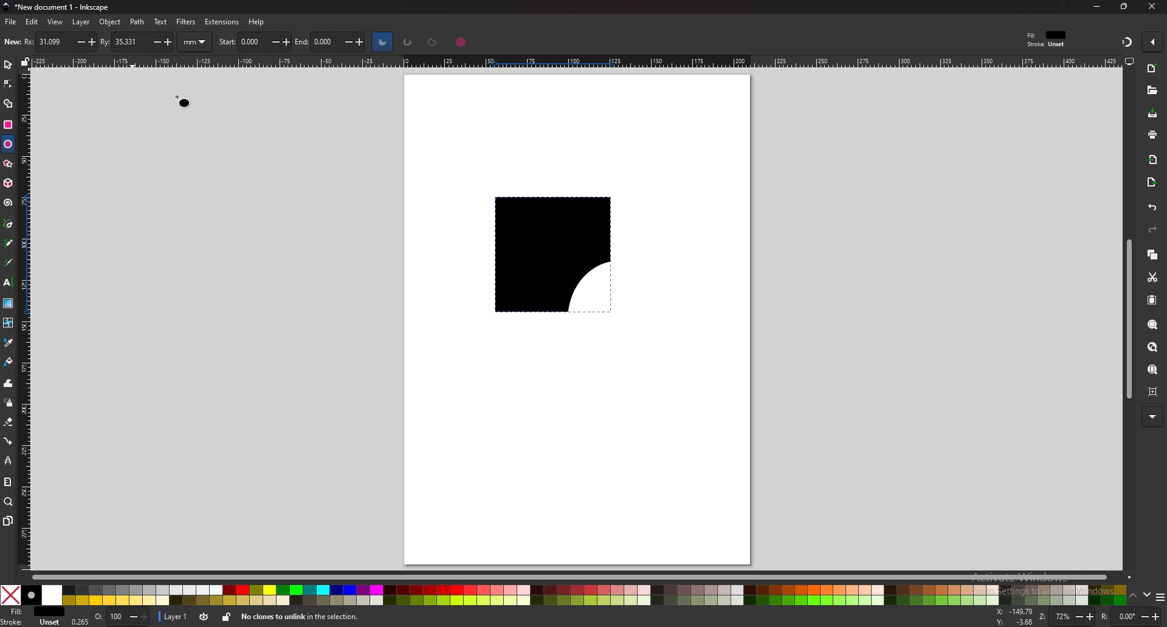 This screenshot has height=627, width=1167. I want to click on end, so click(330, 43).